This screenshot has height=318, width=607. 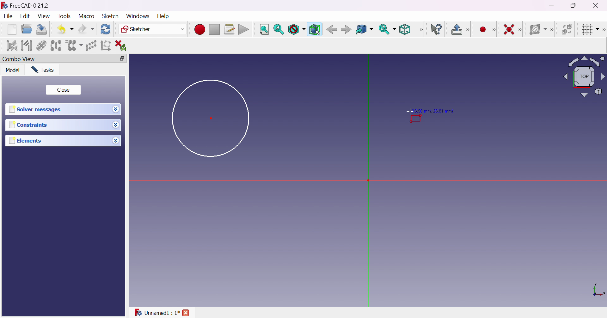 I want to click on Dot, so click(x=212, y=118).